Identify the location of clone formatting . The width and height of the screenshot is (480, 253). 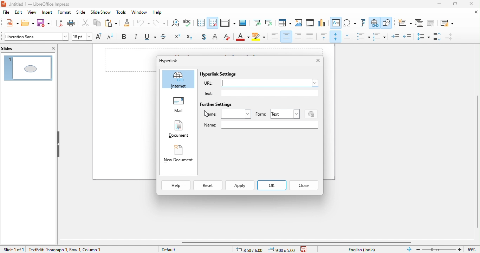
(126, 24).